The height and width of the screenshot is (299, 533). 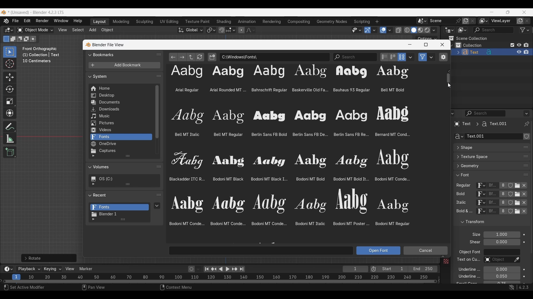 I want to click on Sets the object interaction mode, so click(x=35, y=30).